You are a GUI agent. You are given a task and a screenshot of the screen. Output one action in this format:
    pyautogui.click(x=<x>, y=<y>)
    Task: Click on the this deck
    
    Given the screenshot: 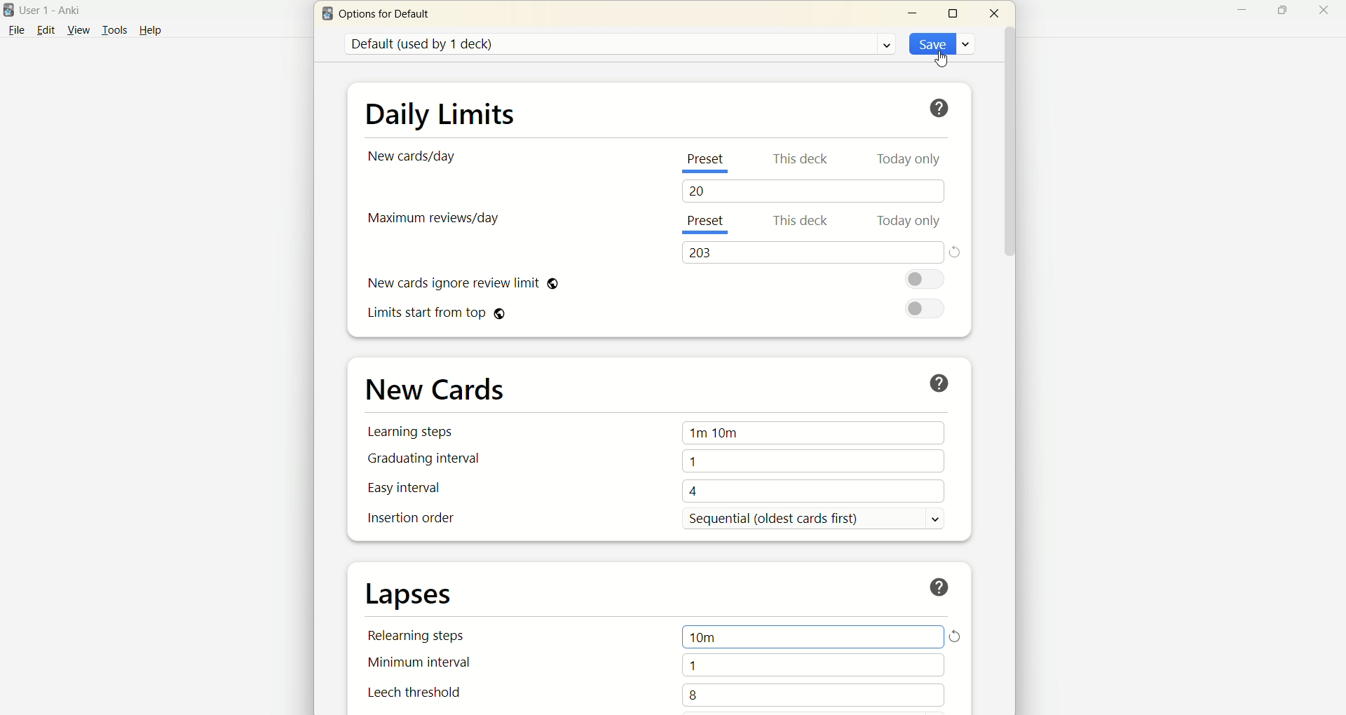 What is the action you would take?
    pyautogui.click(x=798, y=158)
    